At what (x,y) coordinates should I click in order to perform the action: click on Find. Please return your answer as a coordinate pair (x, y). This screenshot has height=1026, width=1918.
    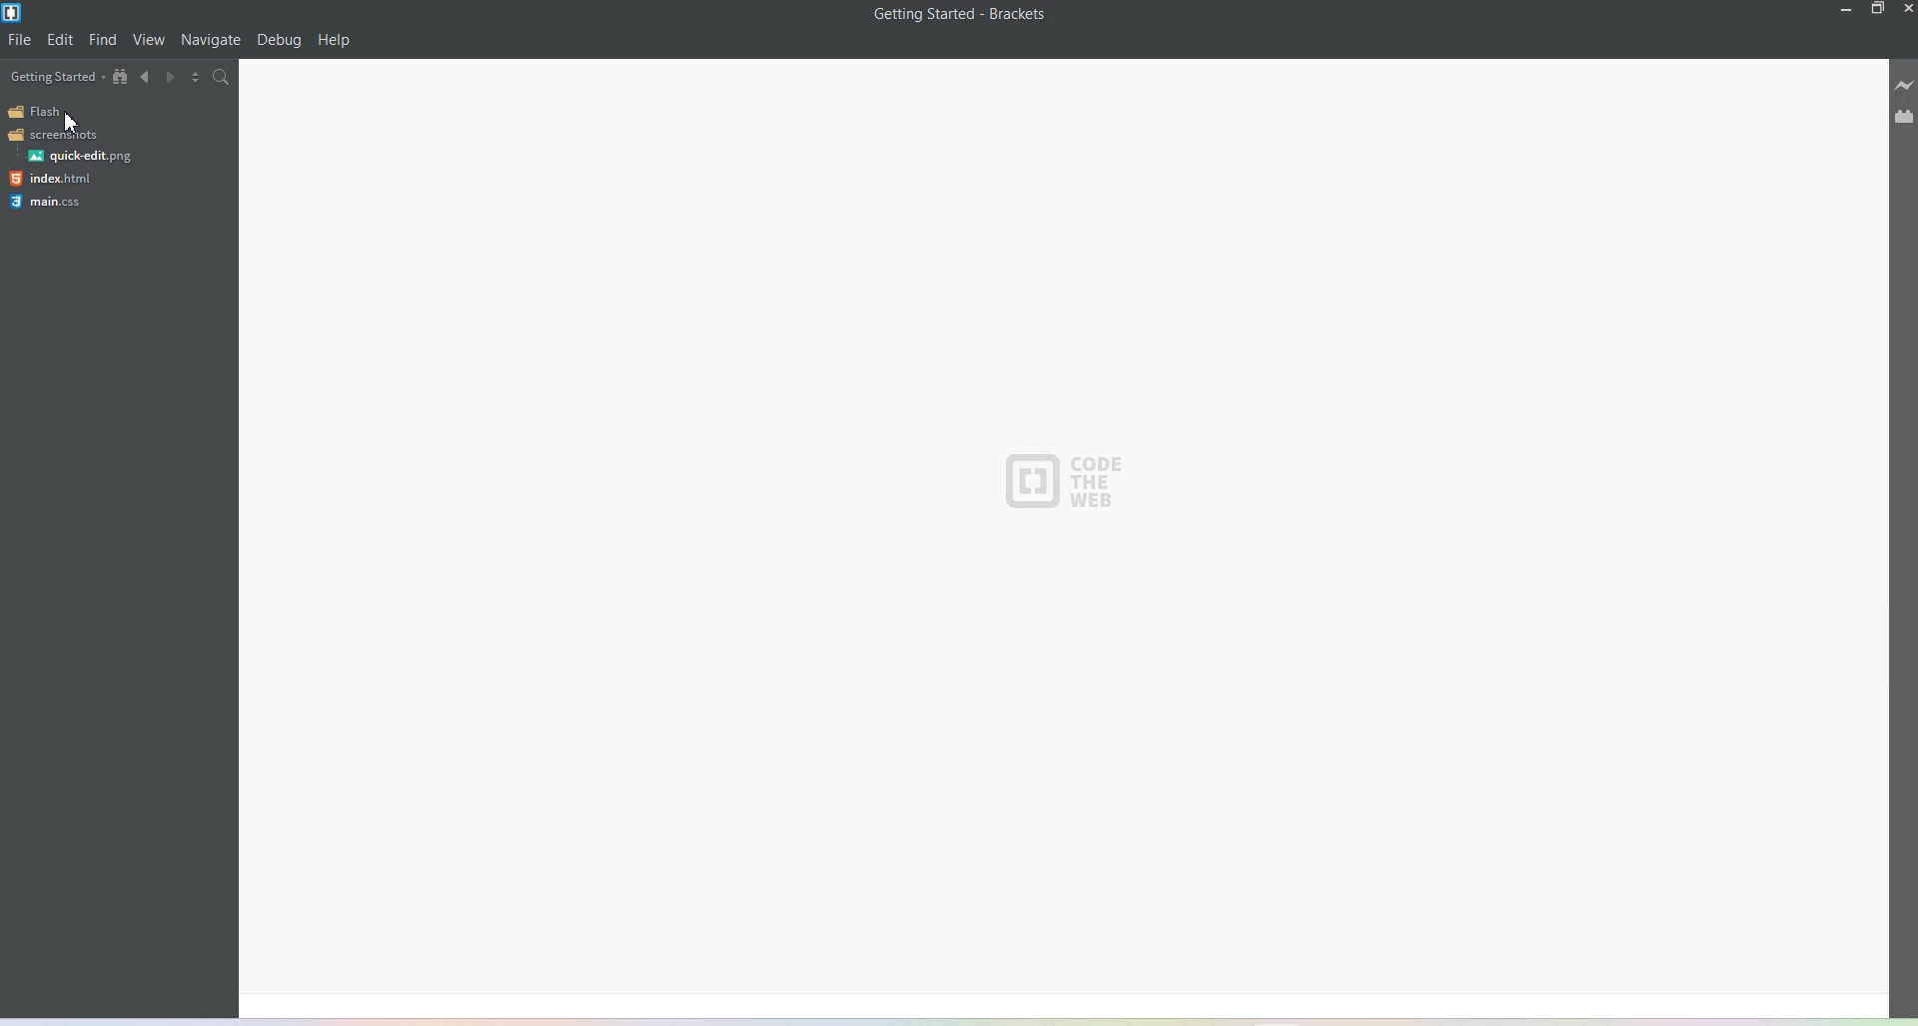
    Looking at the image, I should click on (103, 40).